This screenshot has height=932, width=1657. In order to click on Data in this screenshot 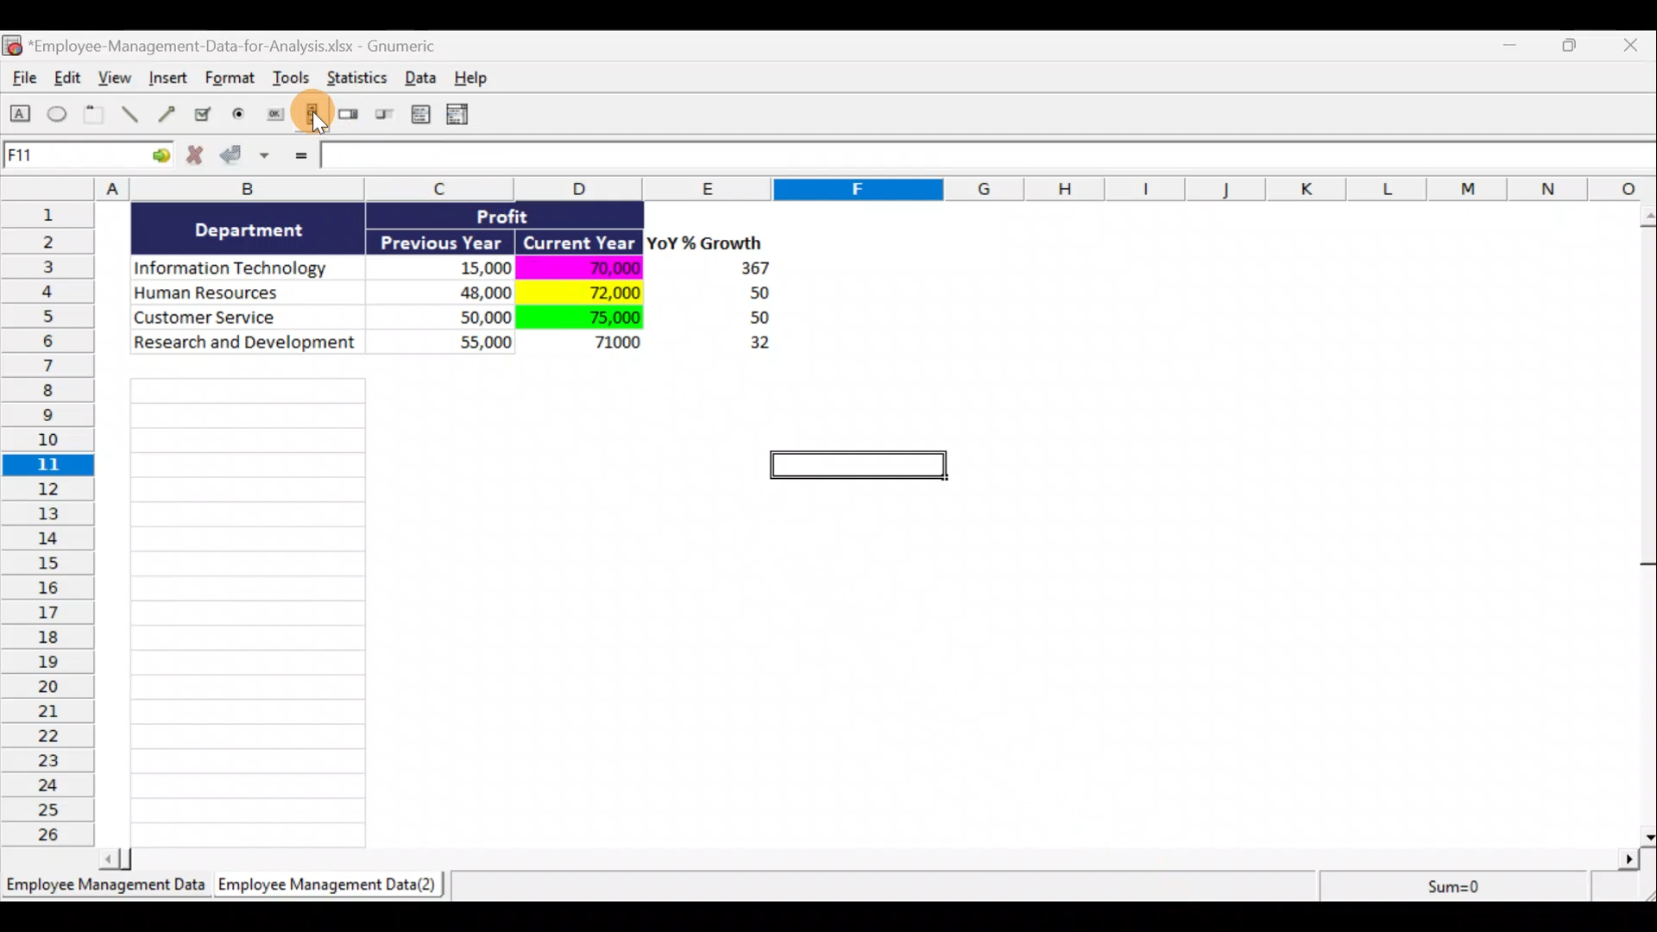, I will do `click(425, 77)`.